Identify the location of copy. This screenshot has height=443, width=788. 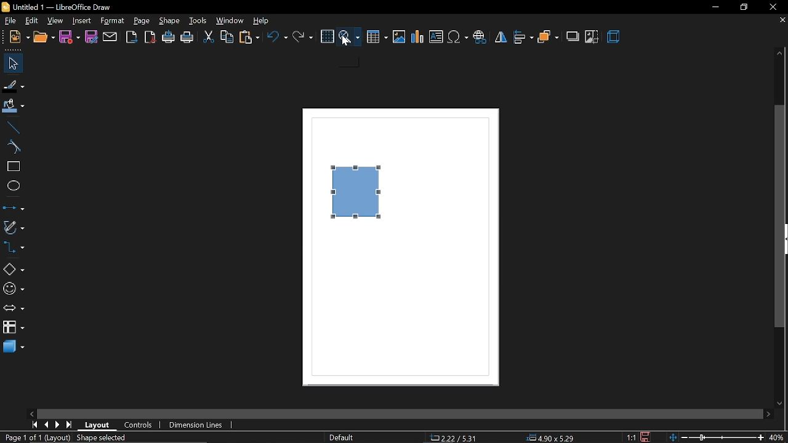
(226, 38).